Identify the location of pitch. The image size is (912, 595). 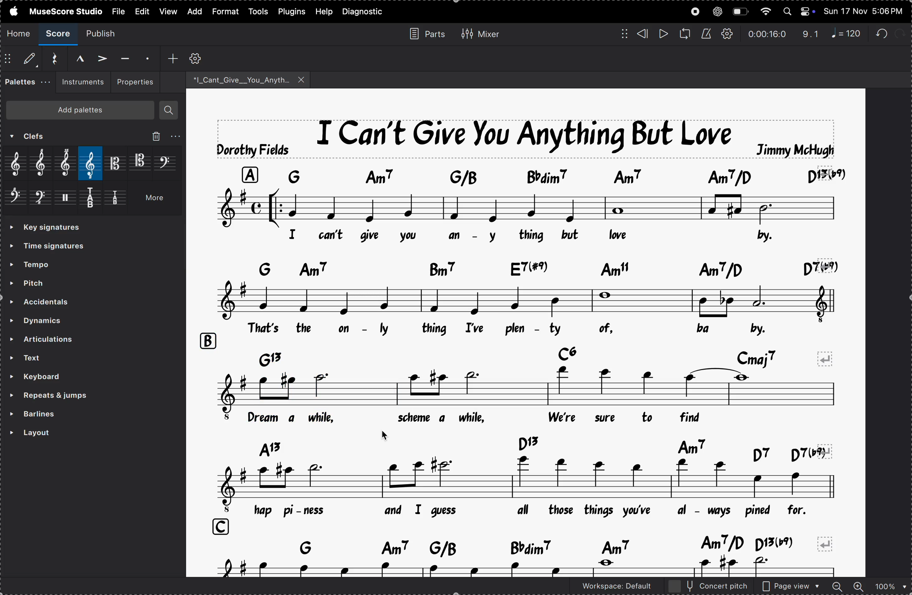
(51, 282).